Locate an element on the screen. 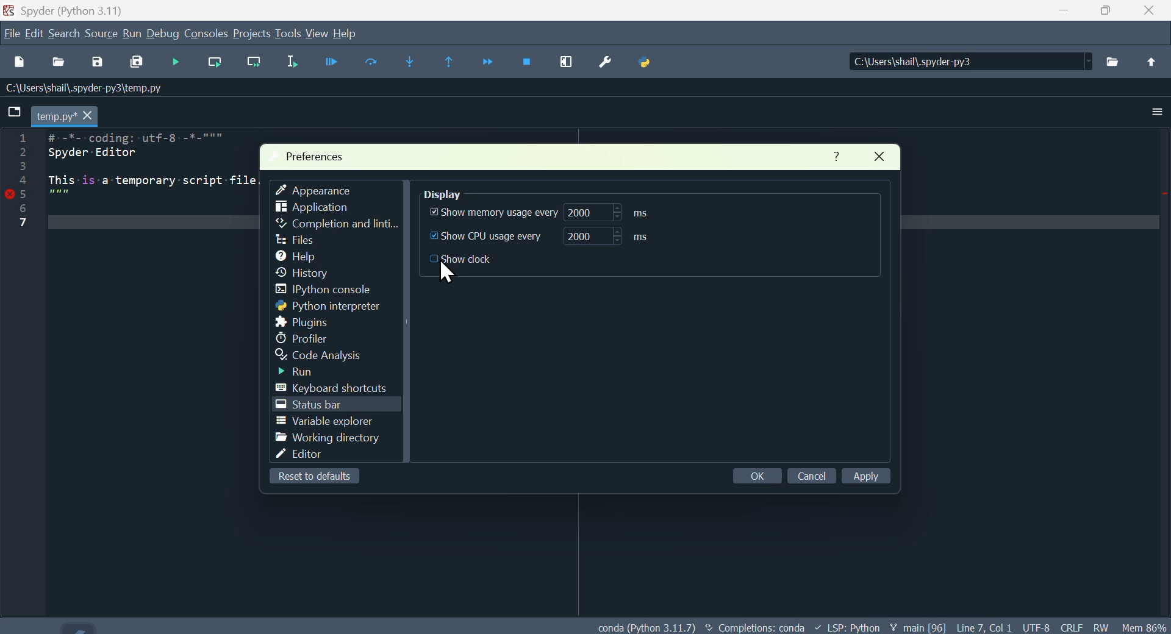  Step into function is located at coordinates (410, 60).